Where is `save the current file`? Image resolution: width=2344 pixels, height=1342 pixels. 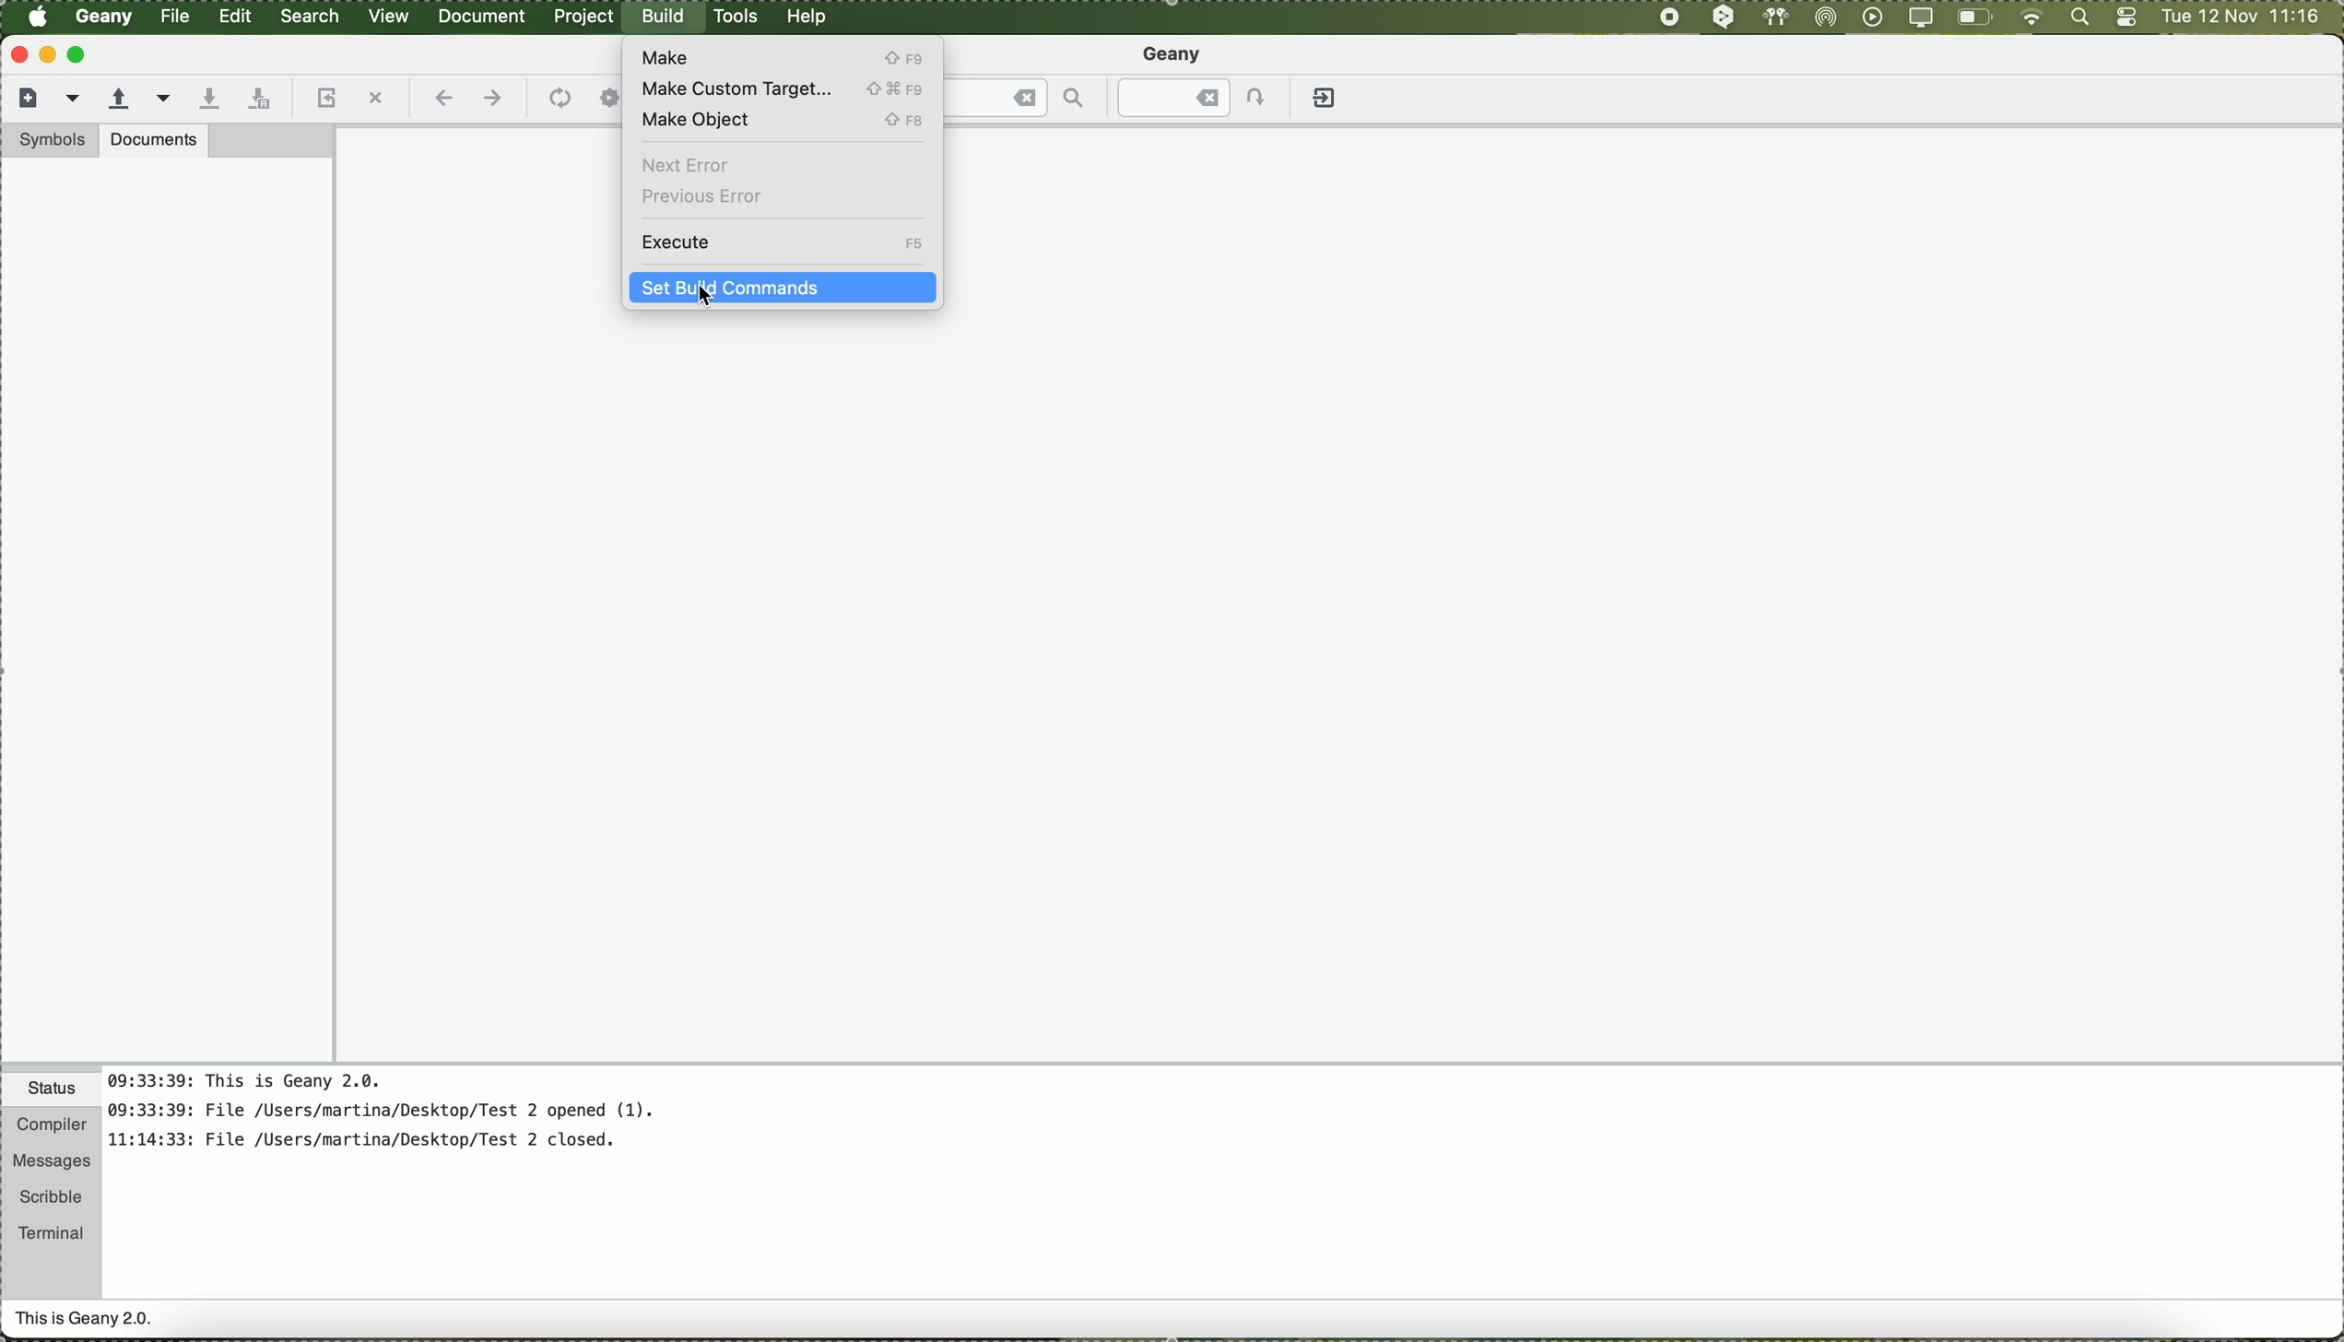 save the current file is located at coordinates (208, 100).